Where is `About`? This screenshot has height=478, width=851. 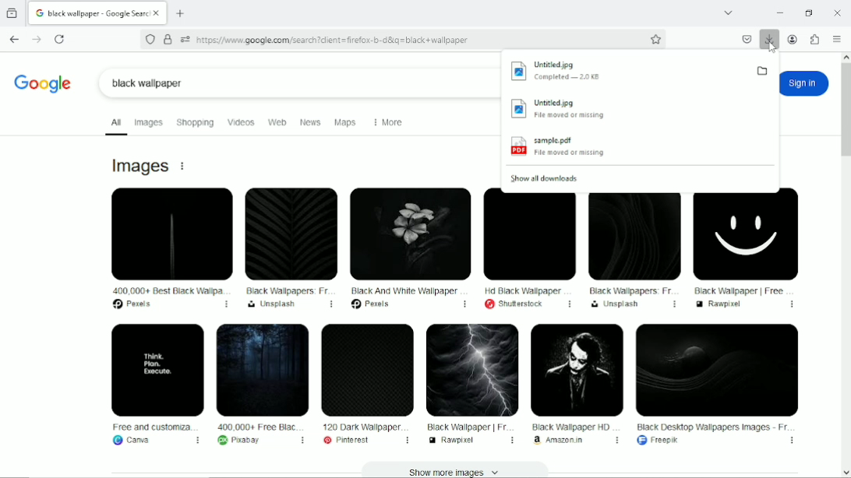 About is located at coordinates (184, 167).